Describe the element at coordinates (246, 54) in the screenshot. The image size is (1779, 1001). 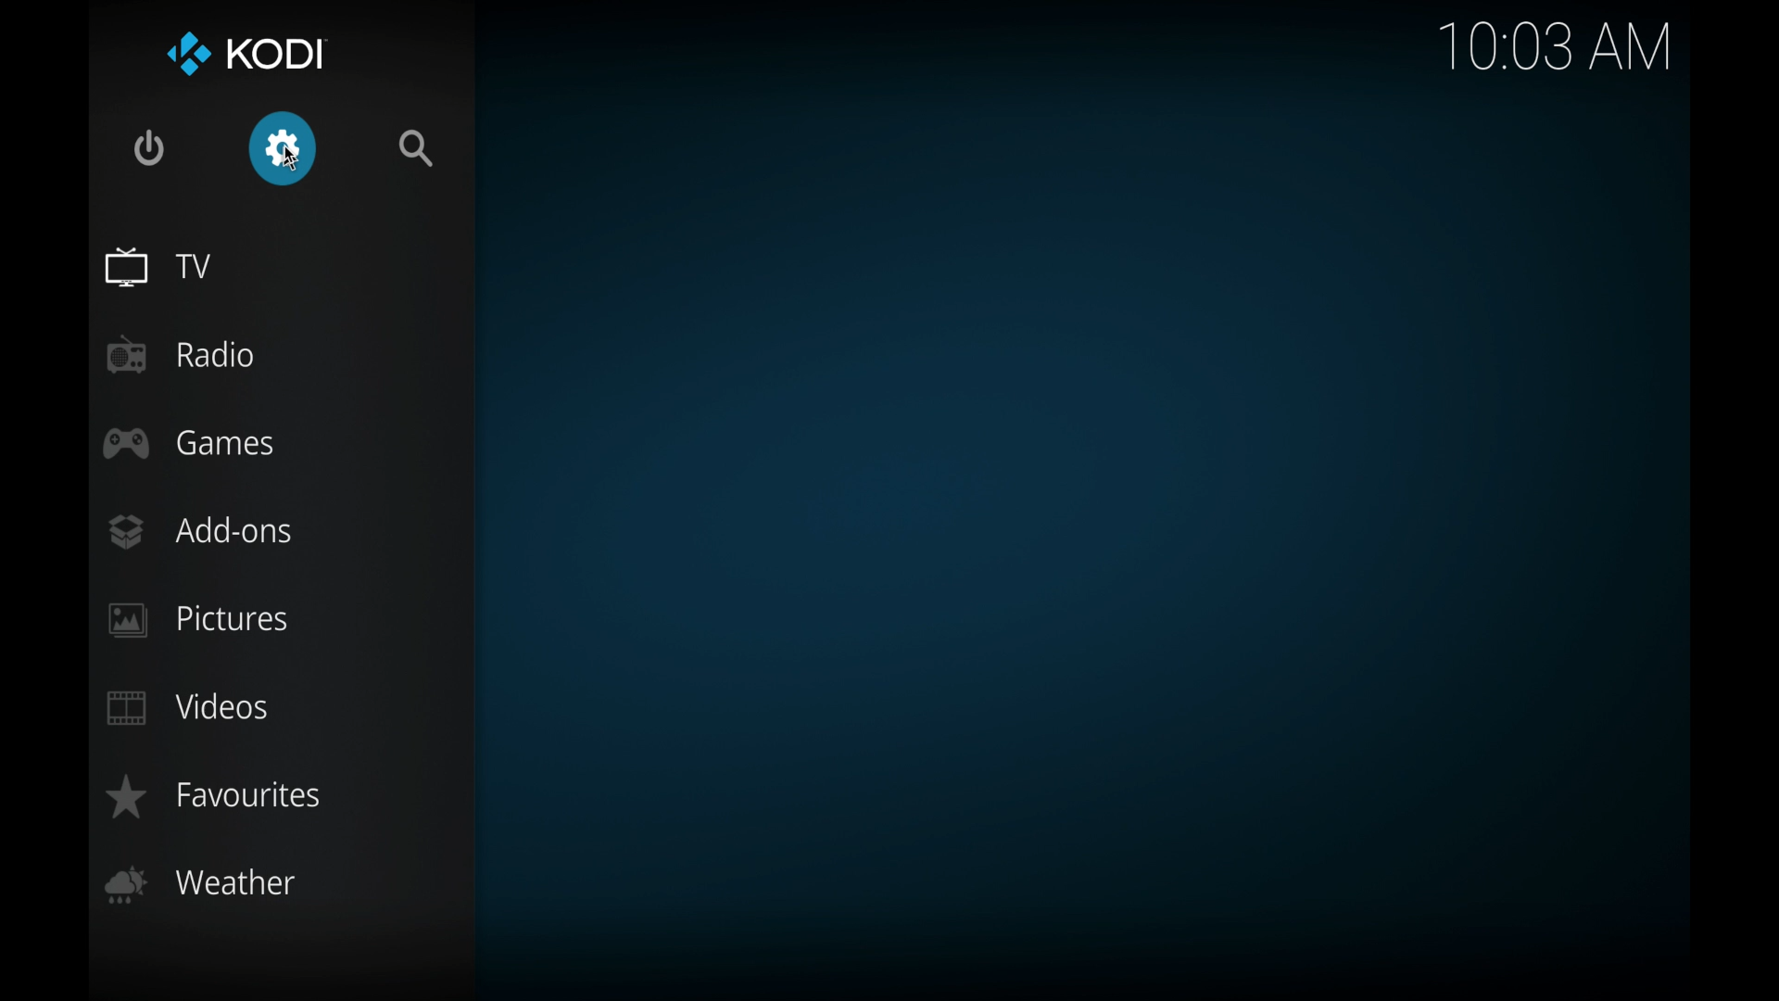
I see `Kodi` at that location.